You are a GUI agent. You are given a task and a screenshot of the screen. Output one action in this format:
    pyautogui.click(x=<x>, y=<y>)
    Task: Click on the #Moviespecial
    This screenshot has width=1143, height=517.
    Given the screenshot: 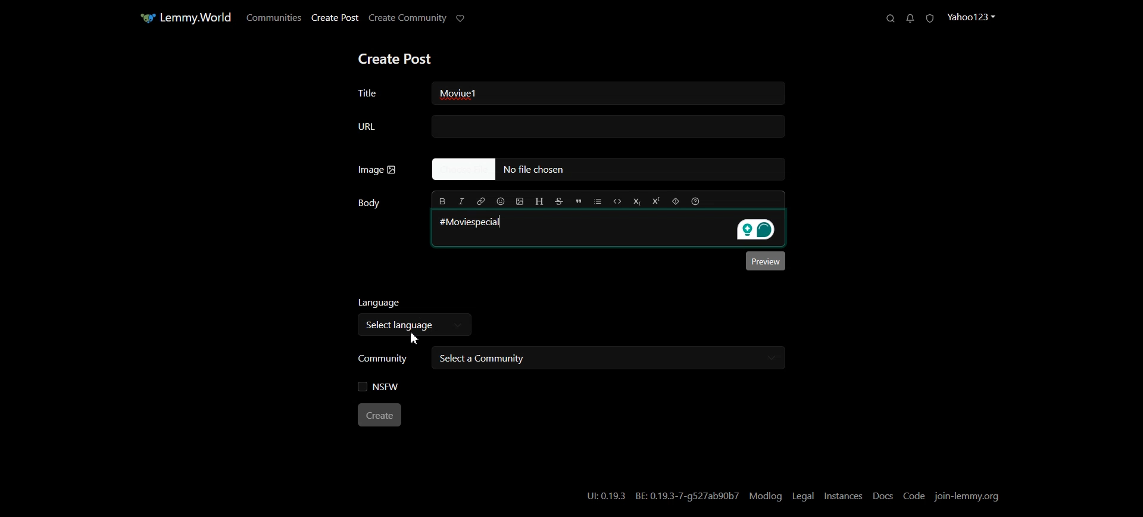 What is the action you would take?
    pyautogui.click(x=483, y=222)
    